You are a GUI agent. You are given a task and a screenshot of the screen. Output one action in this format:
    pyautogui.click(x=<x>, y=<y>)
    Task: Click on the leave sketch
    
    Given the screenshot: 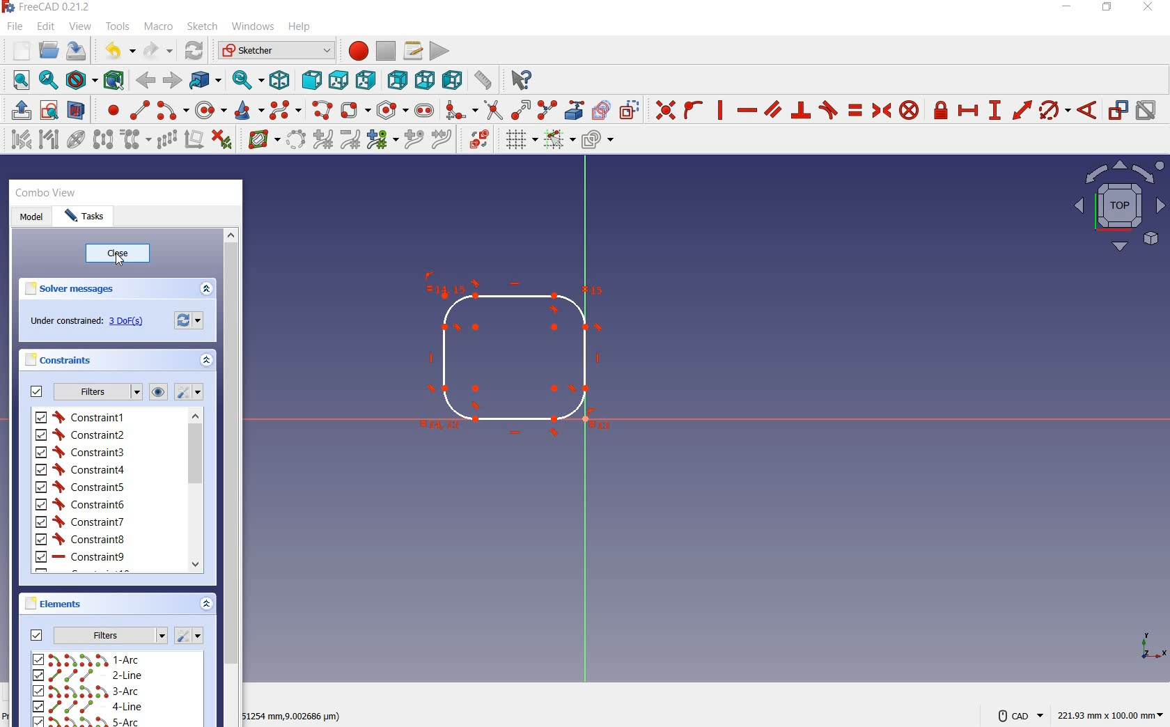 What is the action you would take?
    pyautogui.click(x=19, y=111)
    